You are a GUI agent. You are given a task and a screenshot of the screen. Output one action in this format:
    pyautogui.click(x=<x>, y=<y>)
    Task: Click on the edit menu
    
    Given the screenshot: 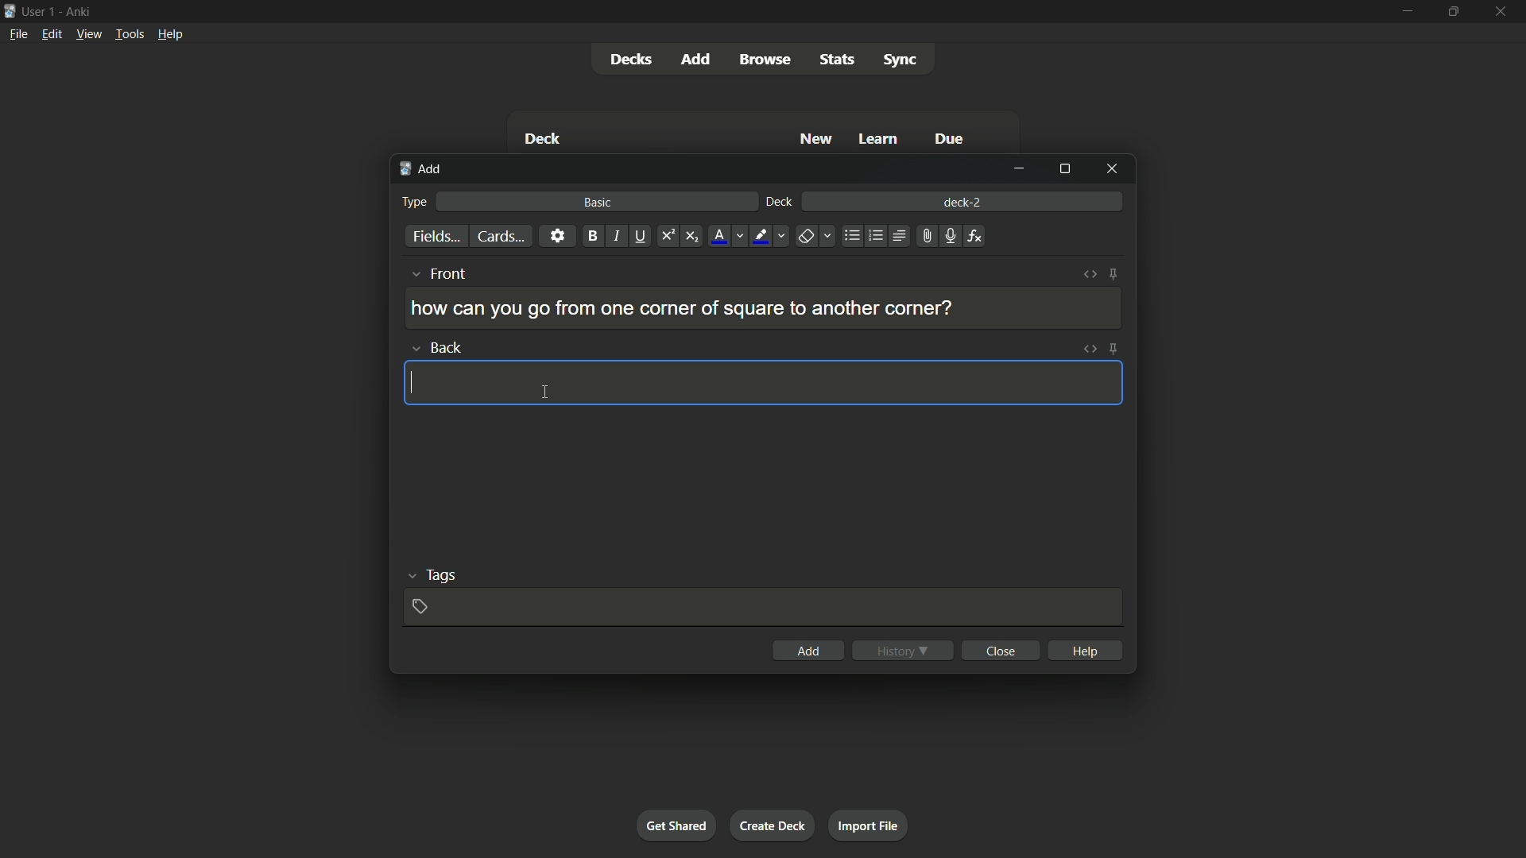 What is the action you would take?
    pyautogui.click(x=49, y=33)
    